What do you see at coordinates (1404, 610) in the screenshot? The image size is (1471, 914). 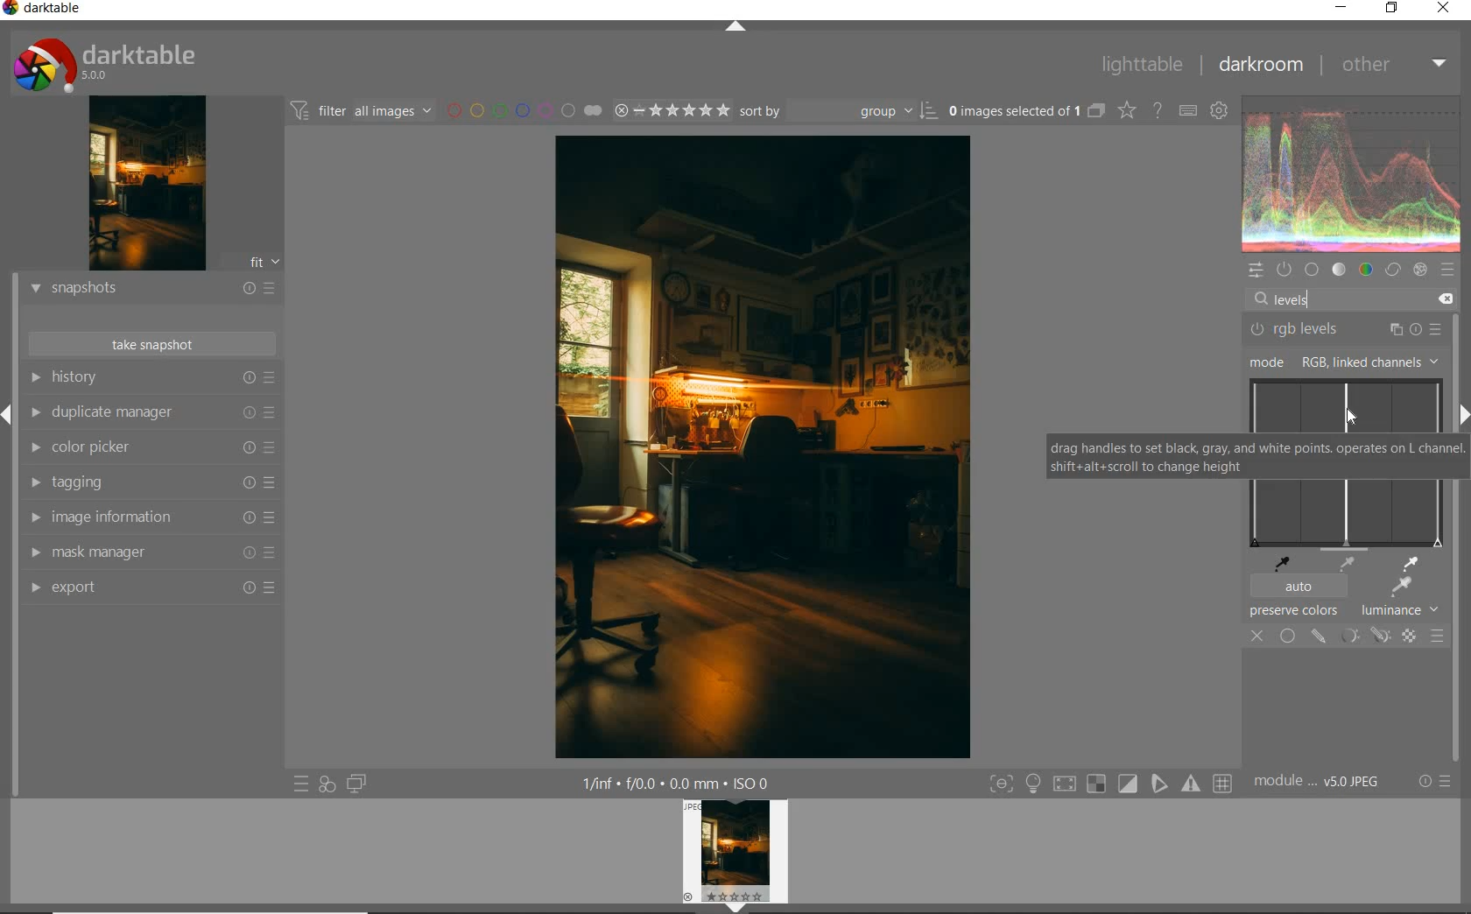 I see `lunminance` at bounding box center [1404, 610].